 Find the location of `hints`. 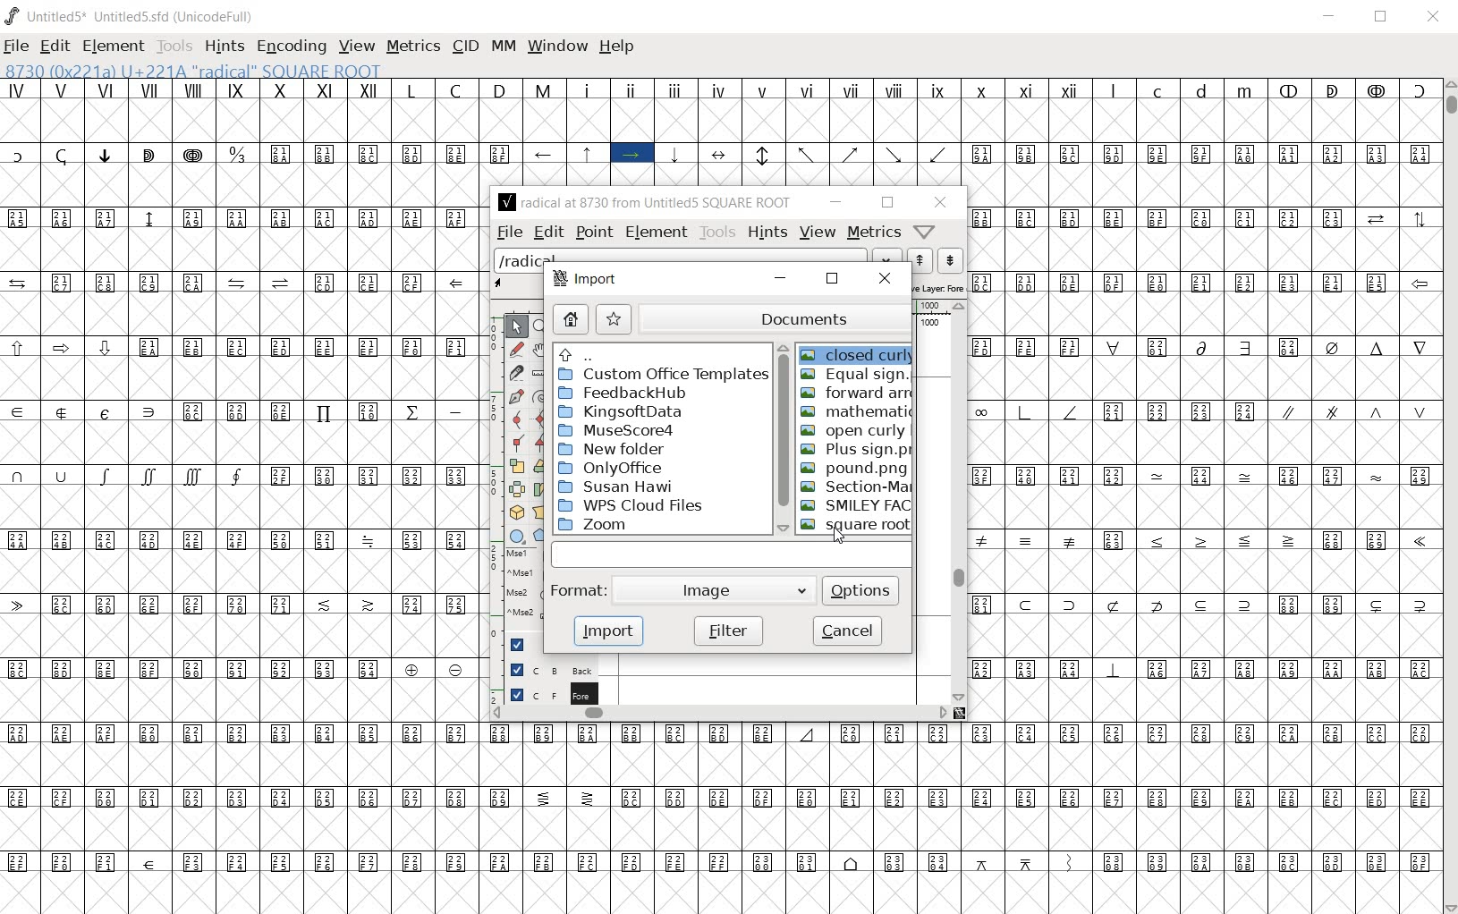

hints is located at coordinates (765, 232).